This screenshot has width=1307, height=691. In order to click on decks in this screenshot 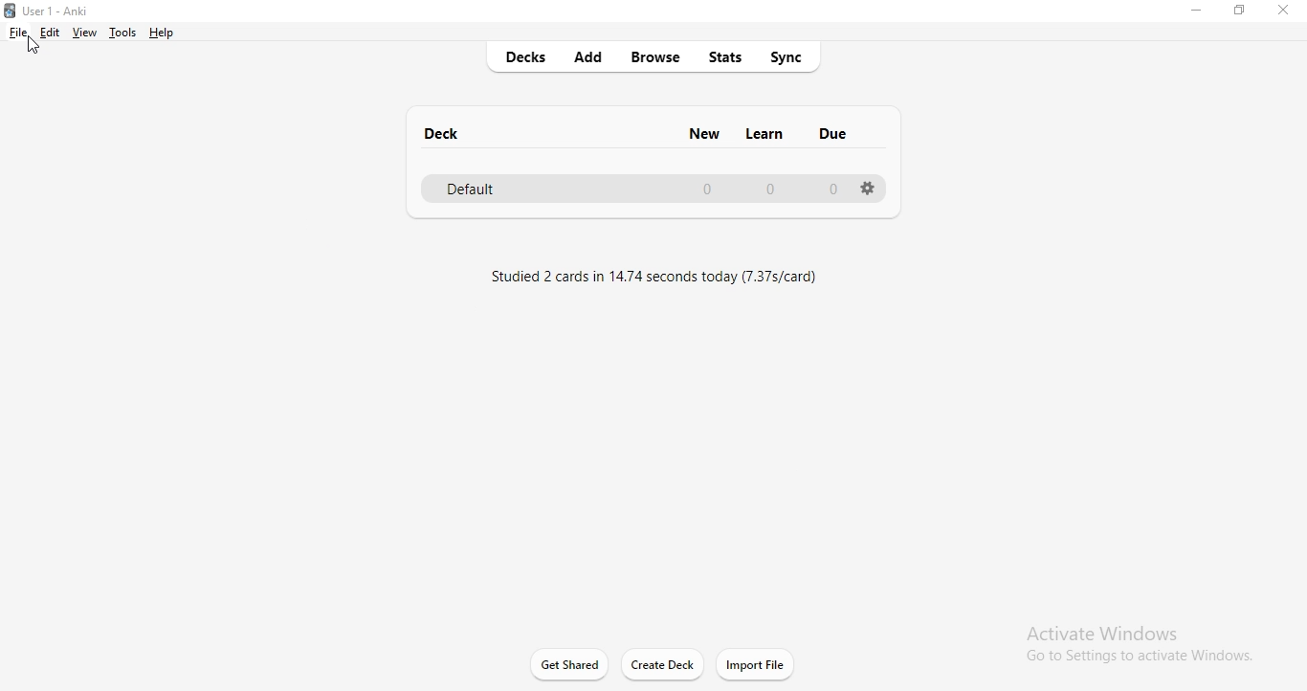, I will do `click(532, 57)`.